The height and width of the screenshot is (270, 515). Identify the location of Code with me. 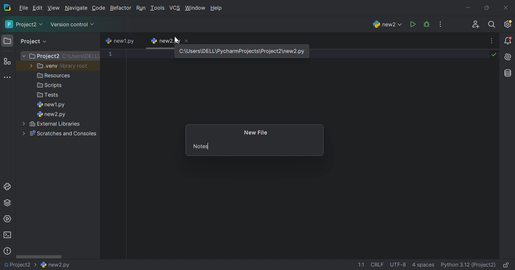
(476, 24).